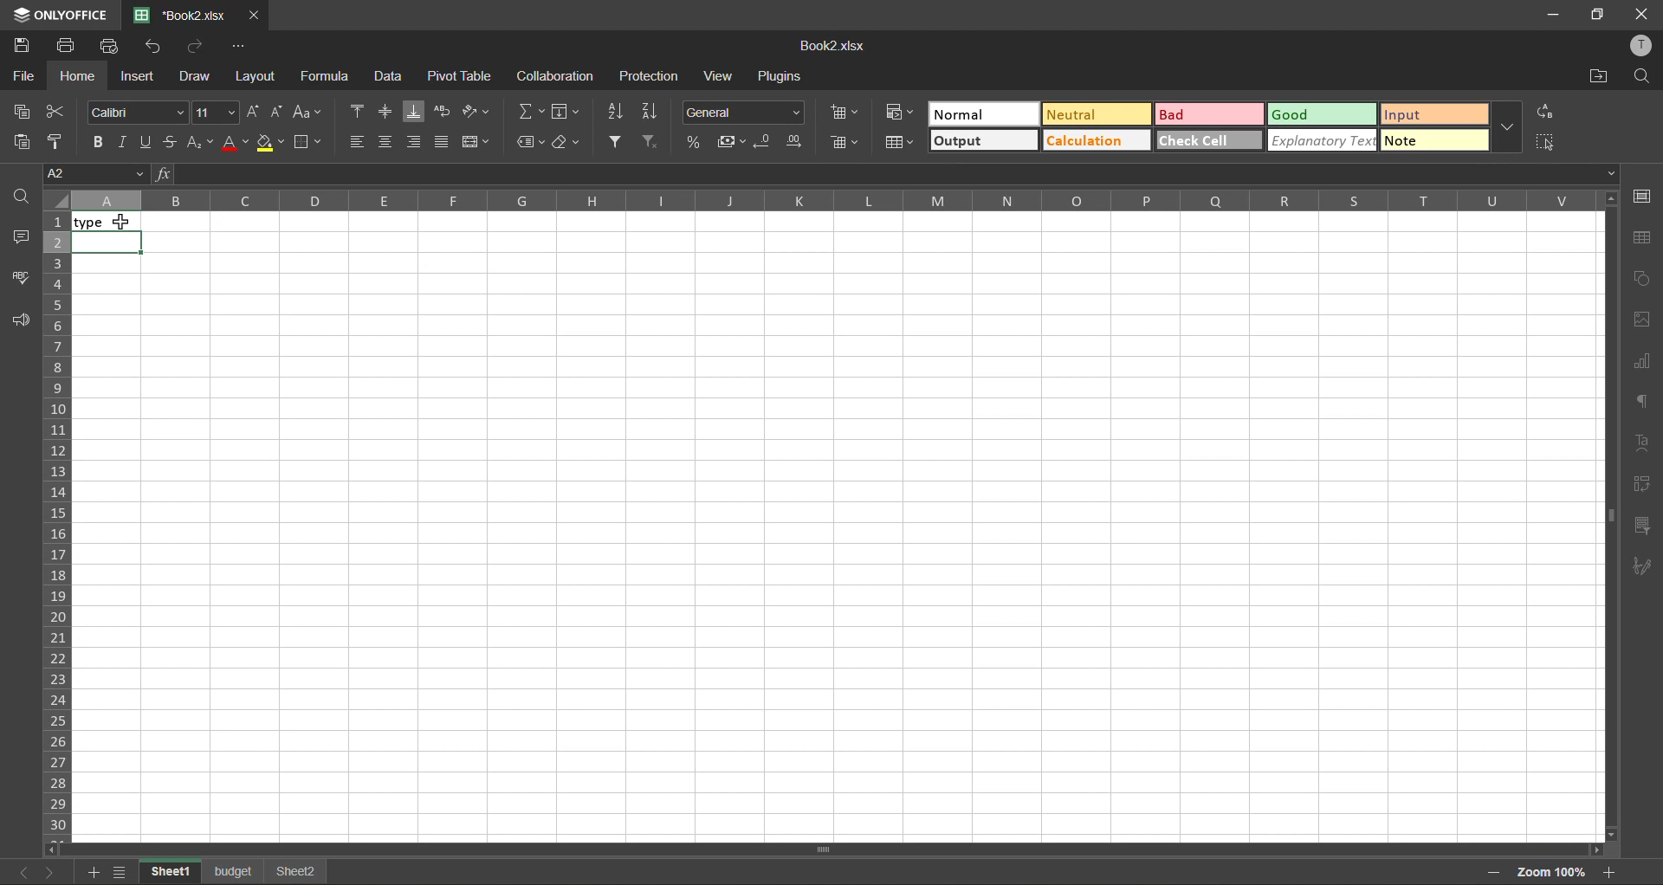 This screenshot has height=885, width=1663. What do you see at coordinates (619, 111) in the screenshot?
I see `sort ascending` at bounding box center [619, 111].